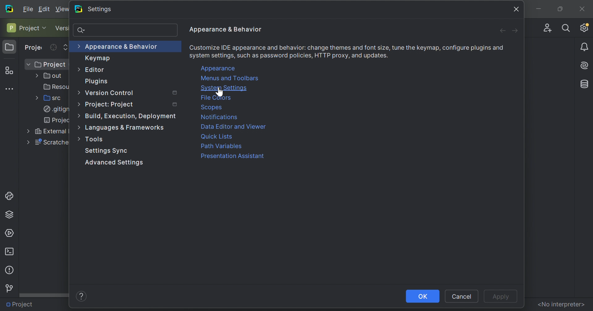  I want to click on Editor, so click(97, 70).